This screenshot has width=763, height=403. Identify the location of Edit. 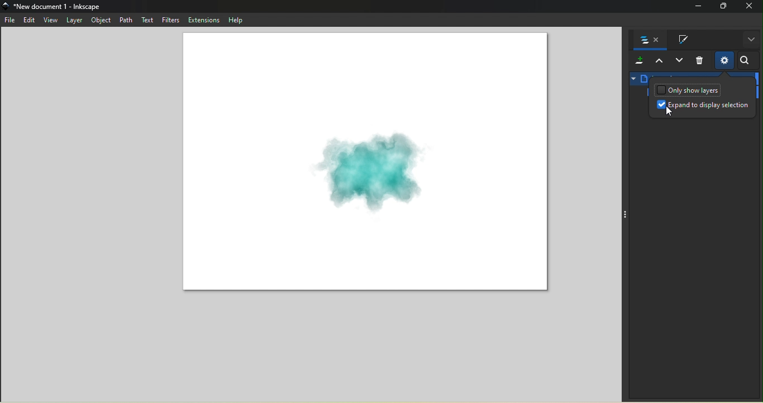
(29, 20).